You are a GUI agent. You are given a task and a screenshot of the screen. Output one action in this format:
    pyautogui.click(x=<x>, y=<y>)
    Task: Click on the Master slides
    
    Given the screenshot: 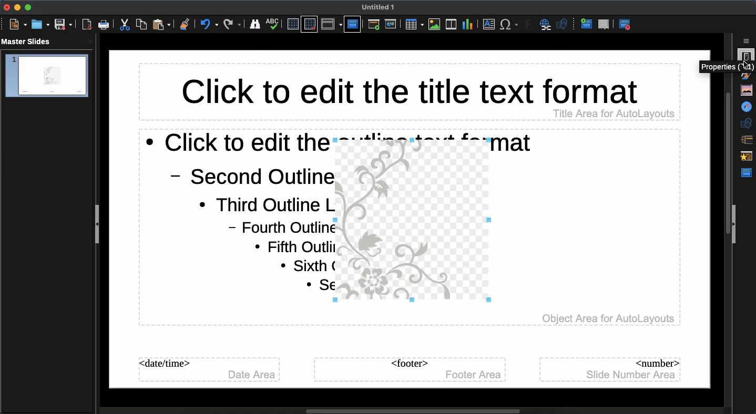 What is the action you would take?
    pyautogui.click(x=29, y=42)
    